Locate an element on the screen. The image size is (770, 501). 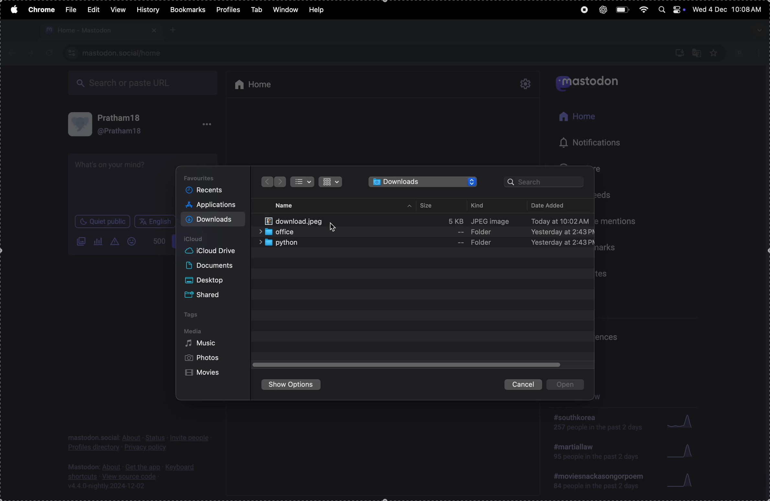
View is located at coordinates (117, 9).